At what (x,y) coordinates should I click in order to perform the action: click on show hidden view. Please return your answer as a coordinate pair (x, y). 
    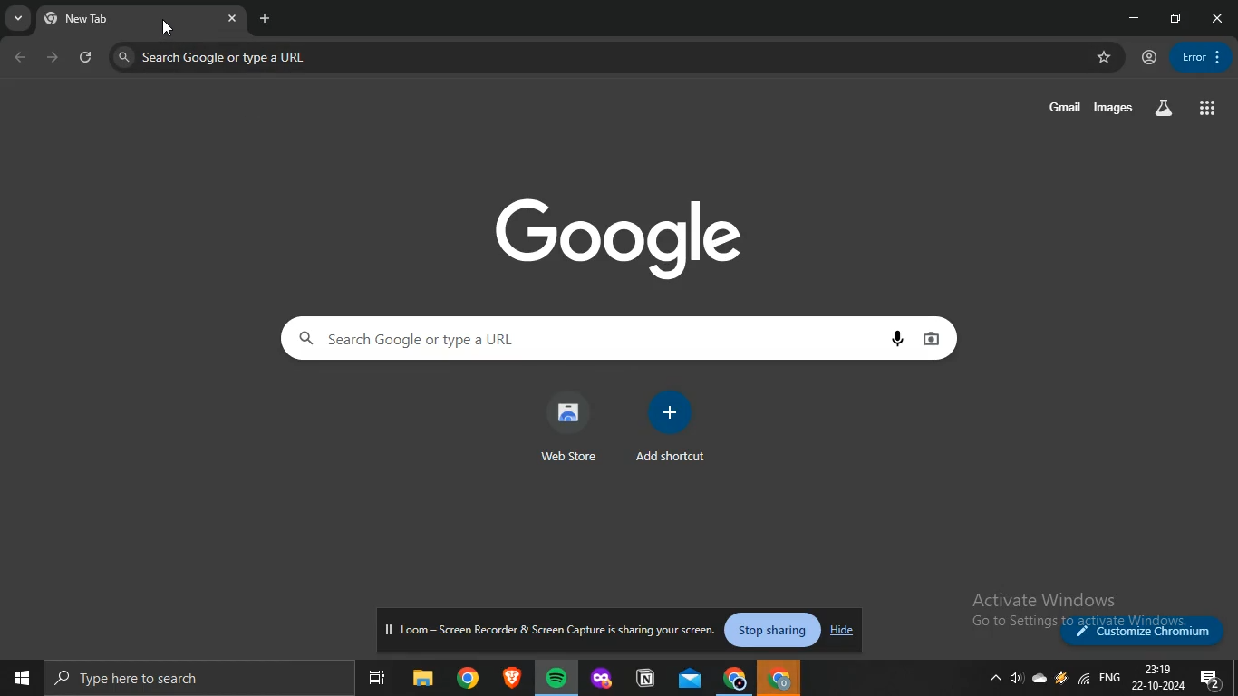
    Looking at the image, I should click on (992, 680).